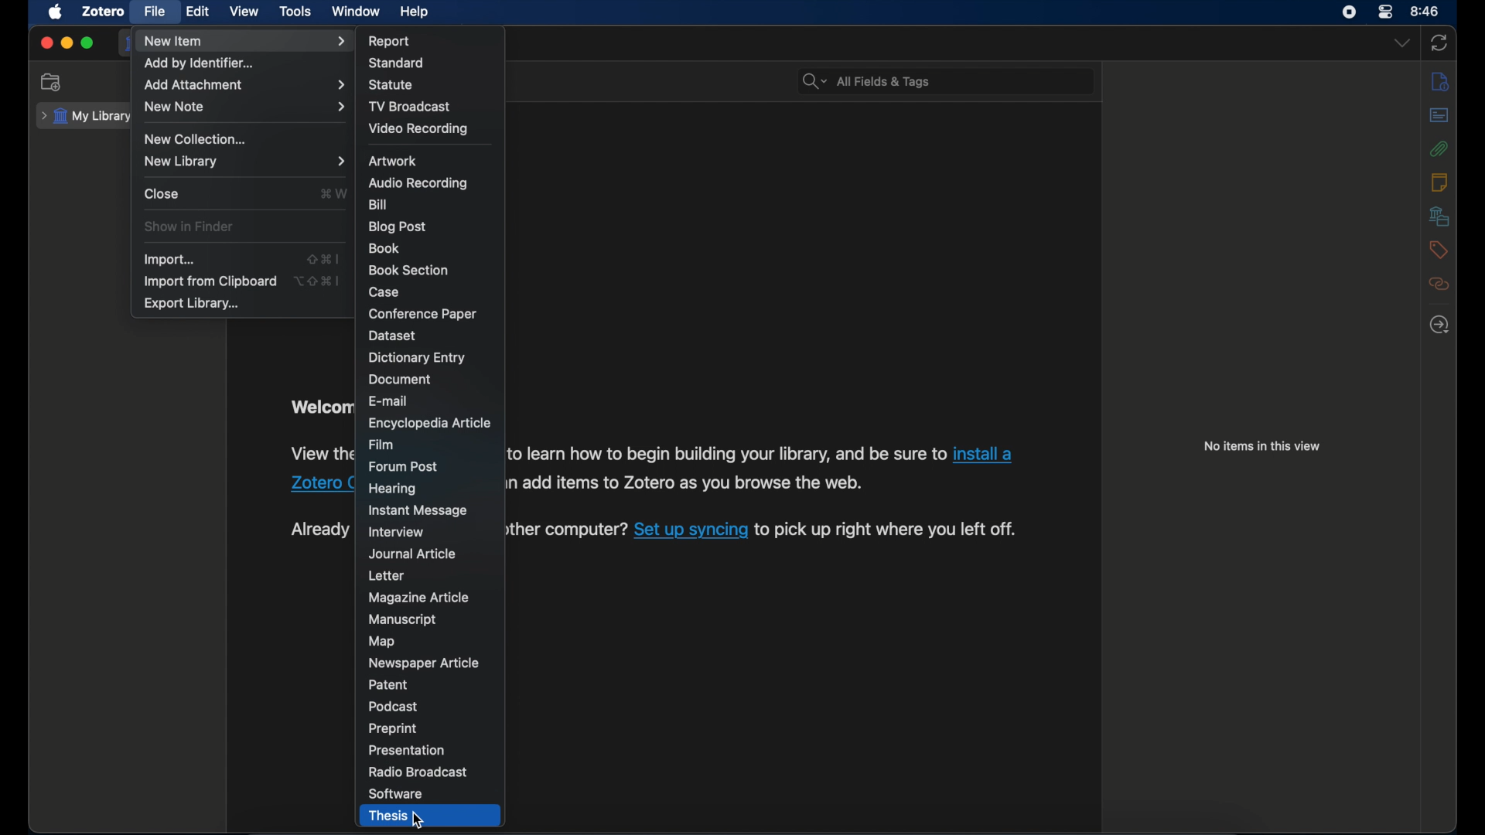  Describe the element at coordinates (417, 183) in the screenshot. I see `audio recording` at that location.